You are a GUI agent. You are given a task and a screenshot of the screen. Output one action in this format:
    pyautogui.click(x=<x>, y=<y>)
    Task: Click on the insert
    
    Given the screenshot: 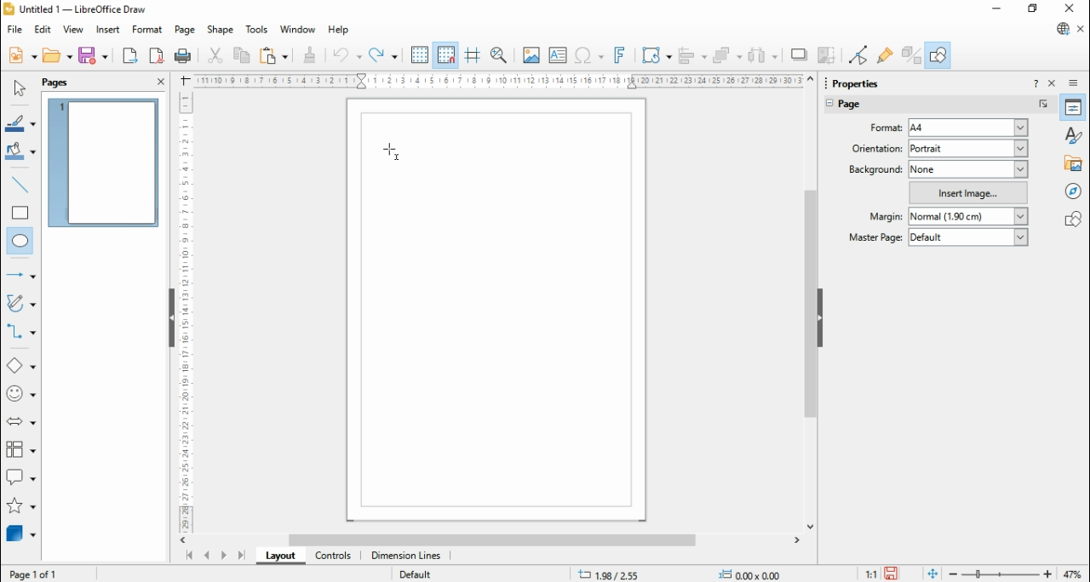 What is the action you would take?
    pyautogui.click(x=107, y=31)
    